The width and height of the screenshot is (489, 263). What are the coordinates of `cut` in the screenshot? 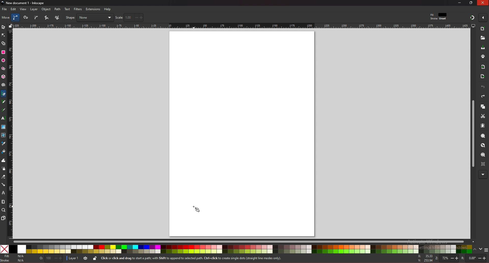 It's located at (483, 116).